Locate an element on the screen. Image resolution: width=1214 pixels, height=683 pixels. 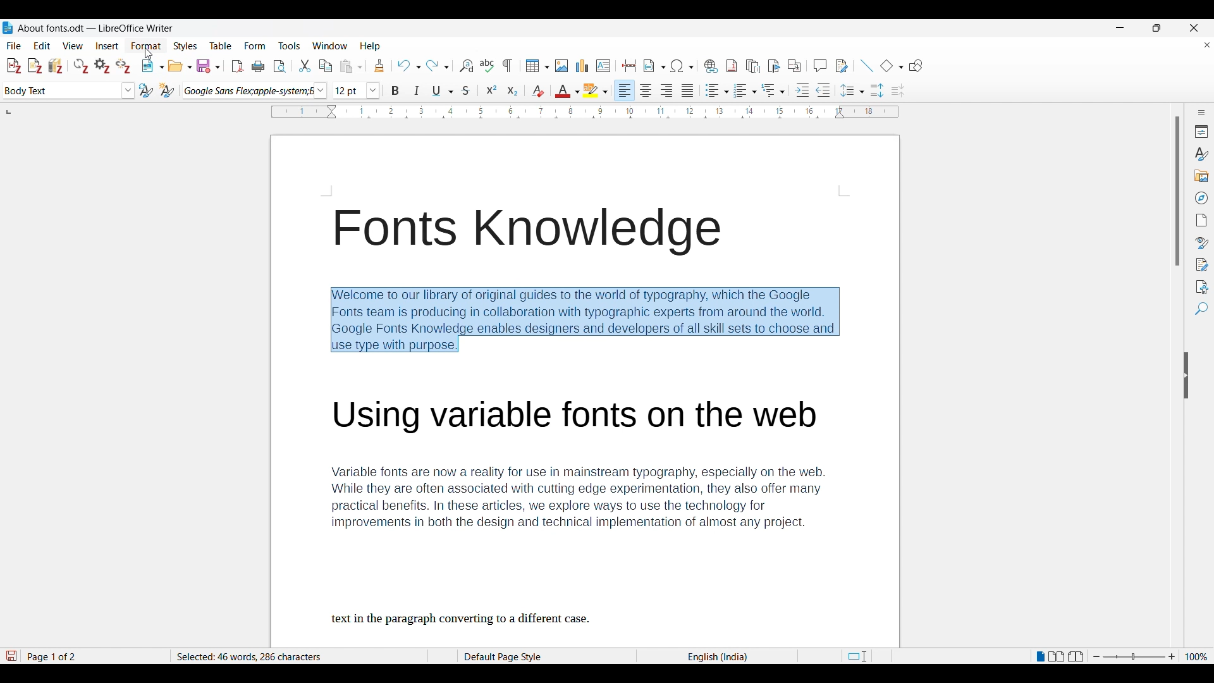
Insert field is located at coordinates (654, 66).